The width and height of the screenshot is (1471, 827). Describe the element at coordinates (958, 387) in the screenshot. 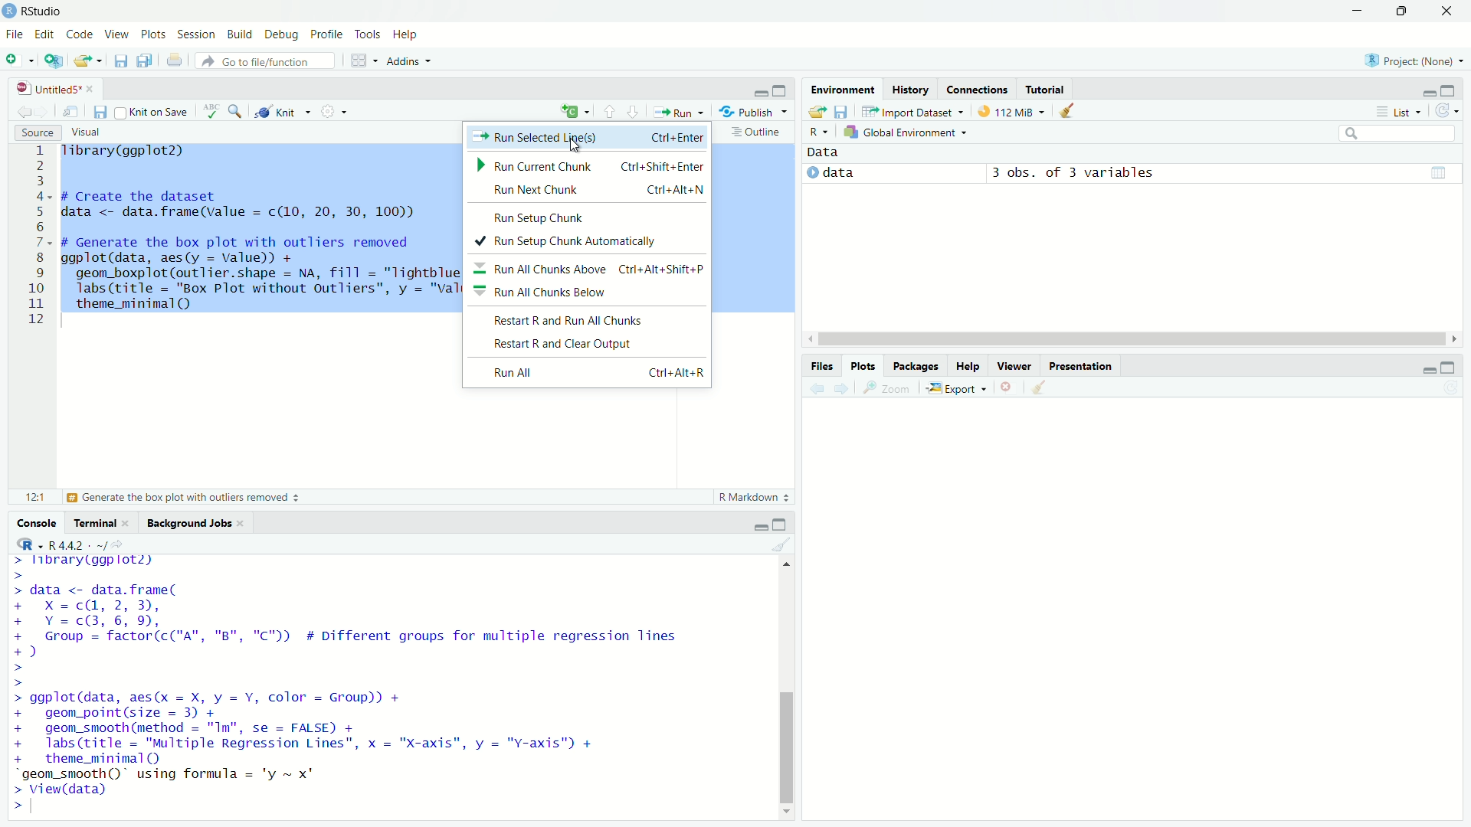

I see `i Export ~` at that location.